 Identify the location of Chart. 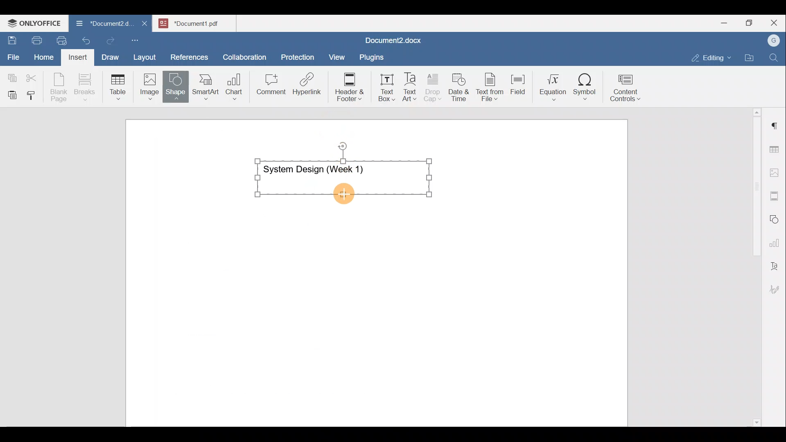
(233, 88).